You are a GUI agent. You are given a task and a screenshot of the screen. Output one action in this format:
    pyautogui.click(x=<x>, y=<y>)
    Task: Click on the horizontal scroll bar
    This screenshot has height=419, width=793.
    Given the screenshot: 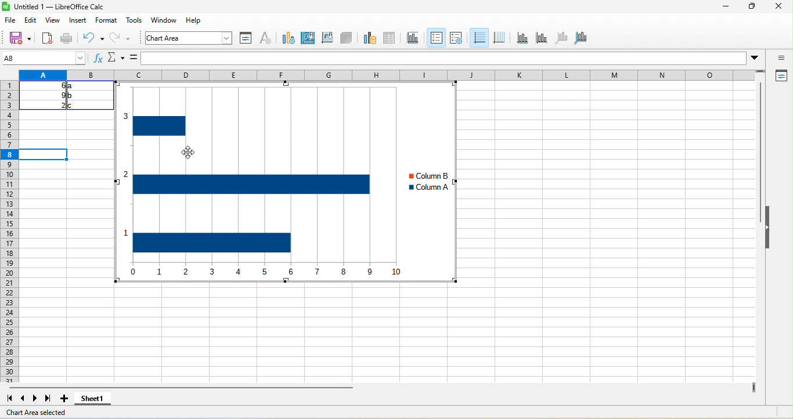 What is the action you would take?
    pyautogui.click(x=189, y=387)
    